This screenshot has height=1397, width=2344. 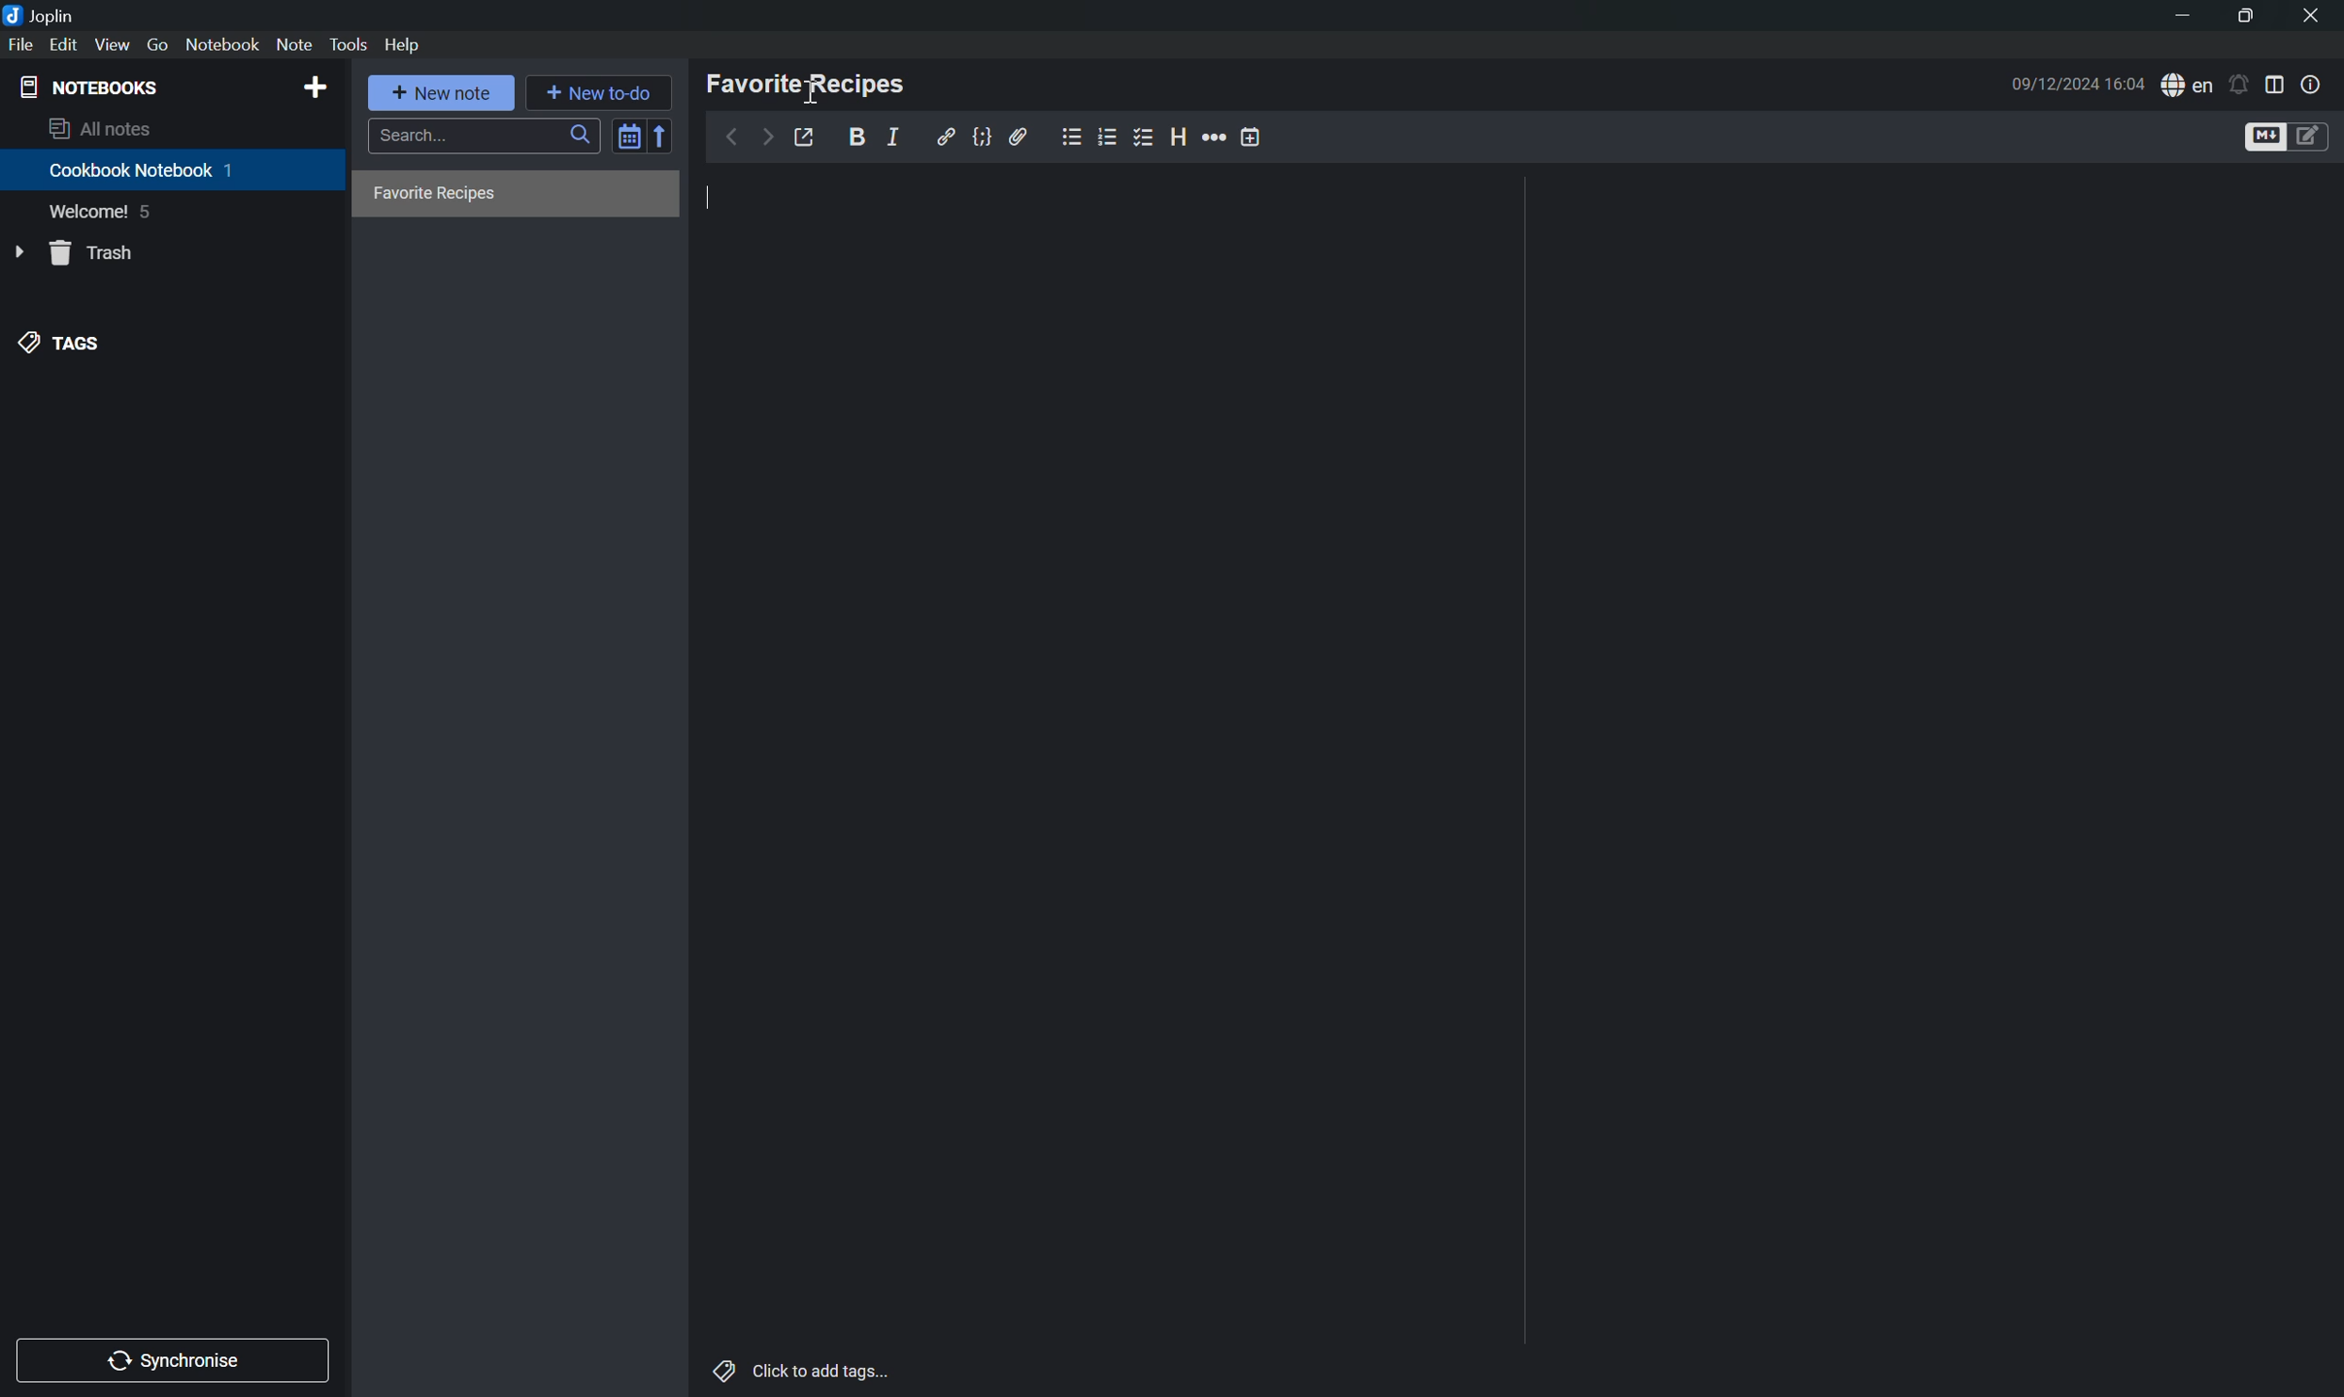 I want to click on Notebook, so click(x=223, y=45).